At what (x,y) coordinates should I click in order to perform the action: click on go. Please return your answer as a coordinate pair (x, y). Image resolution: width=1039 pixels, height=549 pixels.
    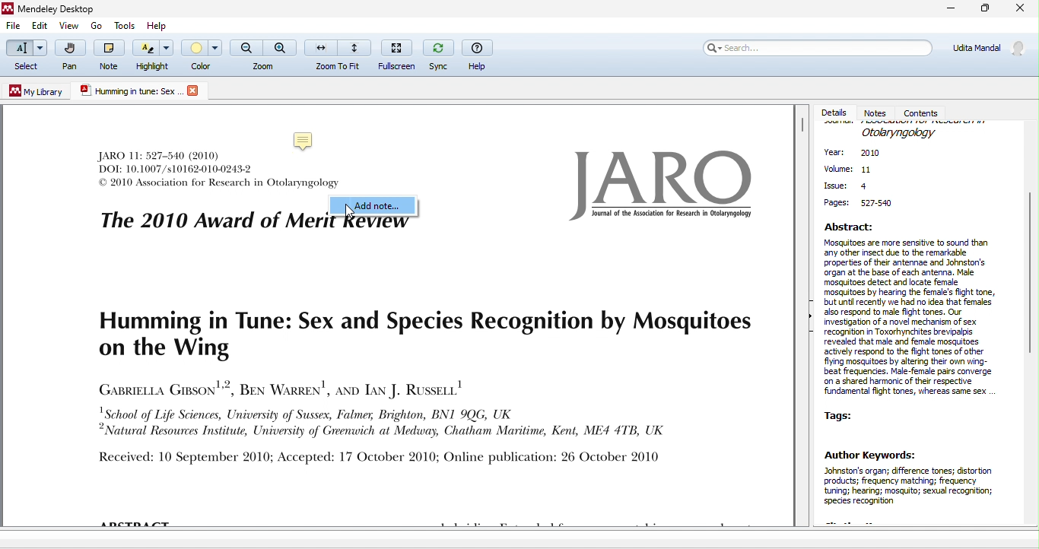
    Looking at the image, I should click on (95, 25).